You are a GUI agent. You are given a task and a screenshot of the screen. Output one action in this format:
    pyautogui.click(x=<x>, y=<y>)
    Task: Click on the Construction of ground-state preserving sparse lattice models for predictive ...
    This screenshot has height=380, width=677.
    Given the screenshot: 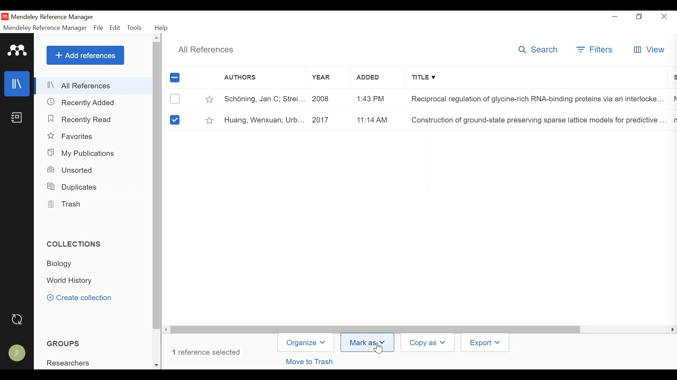 What is the action you would take?
    pyautogui.click(x=535, y=122)
    